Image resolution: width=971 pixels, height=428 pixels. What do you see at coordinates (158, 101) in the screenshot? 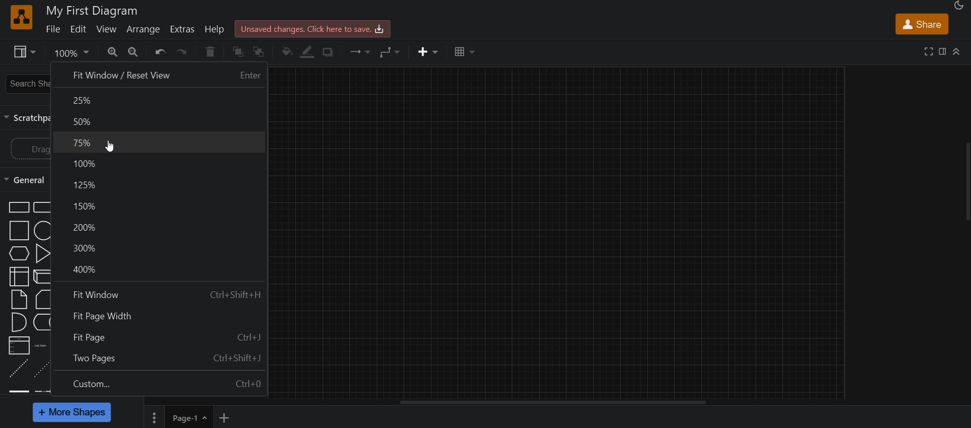
I see `25%` at bounding box center [158, 101].